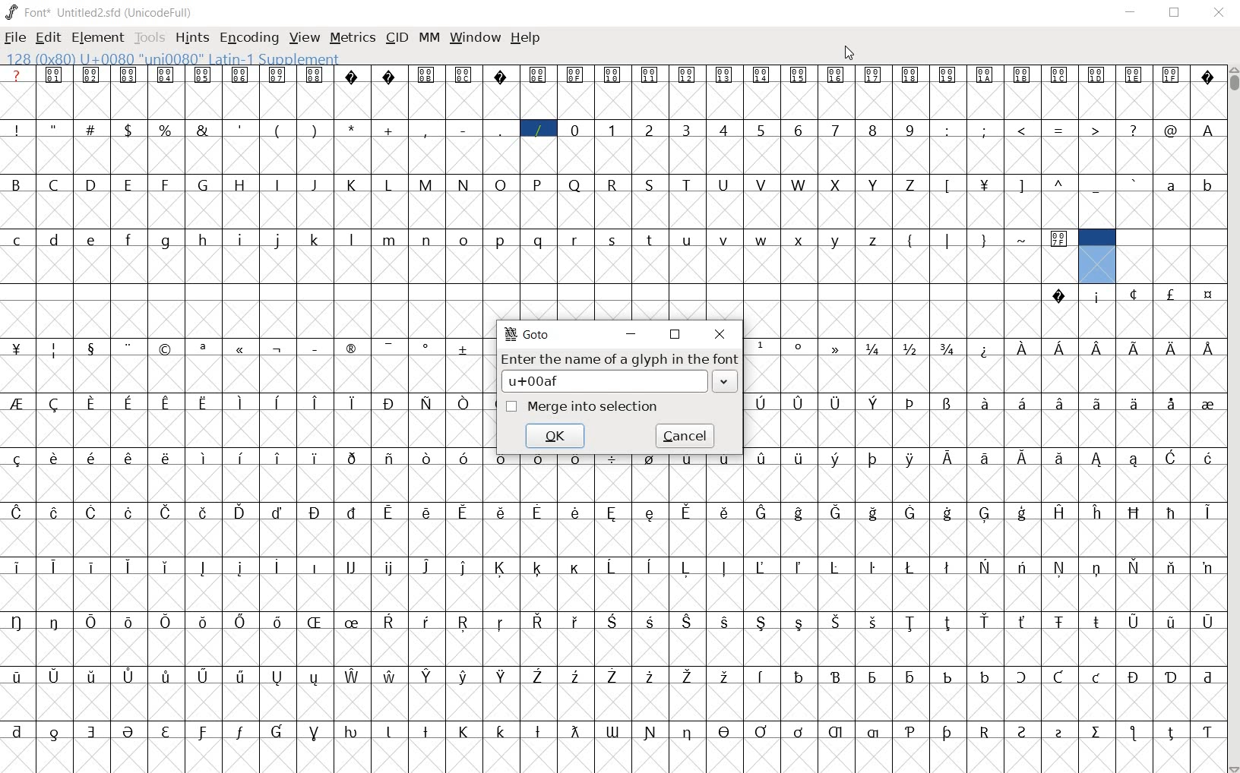 This screenshot has height=773, width=1240. What do you see at coordinates (837, 511) in the screenshot?
I see `Symbol` at bounding box center [837, 511].